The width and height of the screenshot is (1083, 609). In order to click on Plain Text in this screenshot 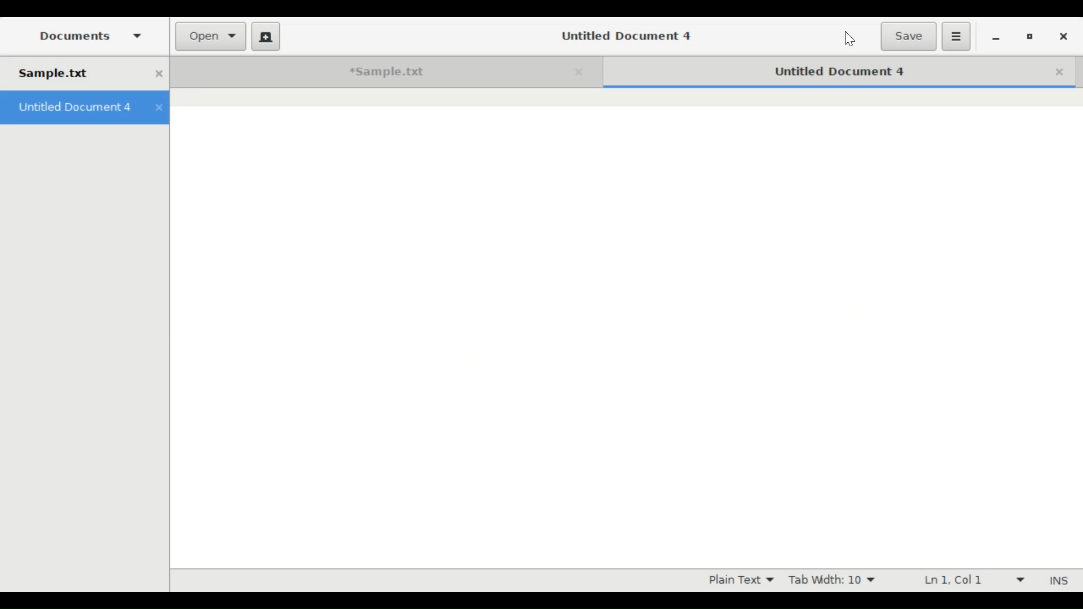, I will do `click(741, 580)`.